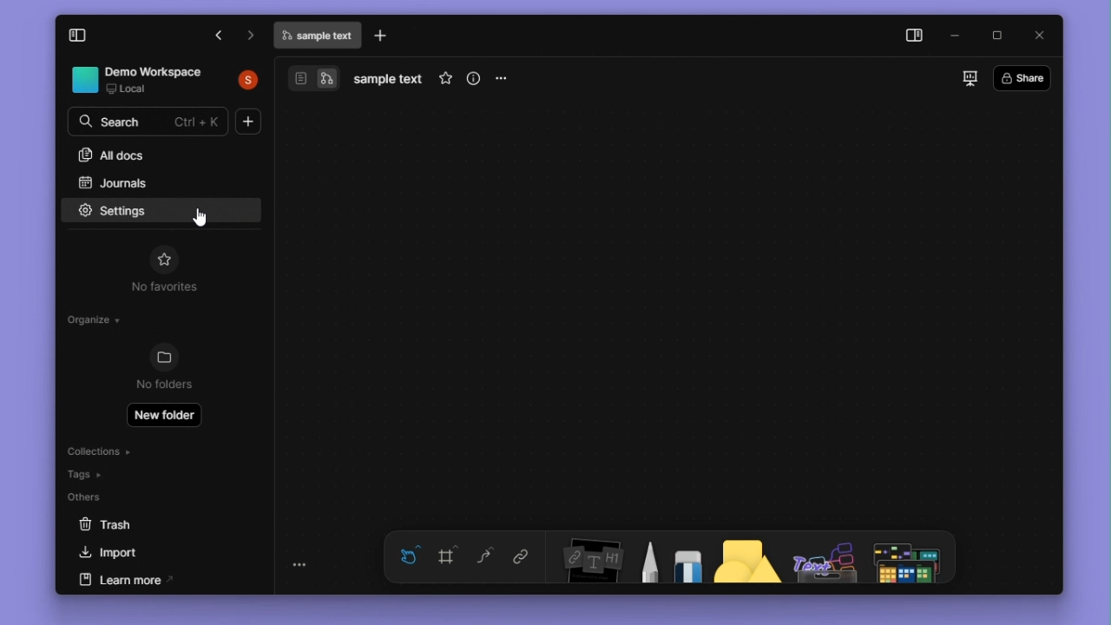 The width and height of the screenshot is (1111, 625). Describe the element at coordinates (299, 565) in the screenshot. I see `toogle zoom bar` at that location.